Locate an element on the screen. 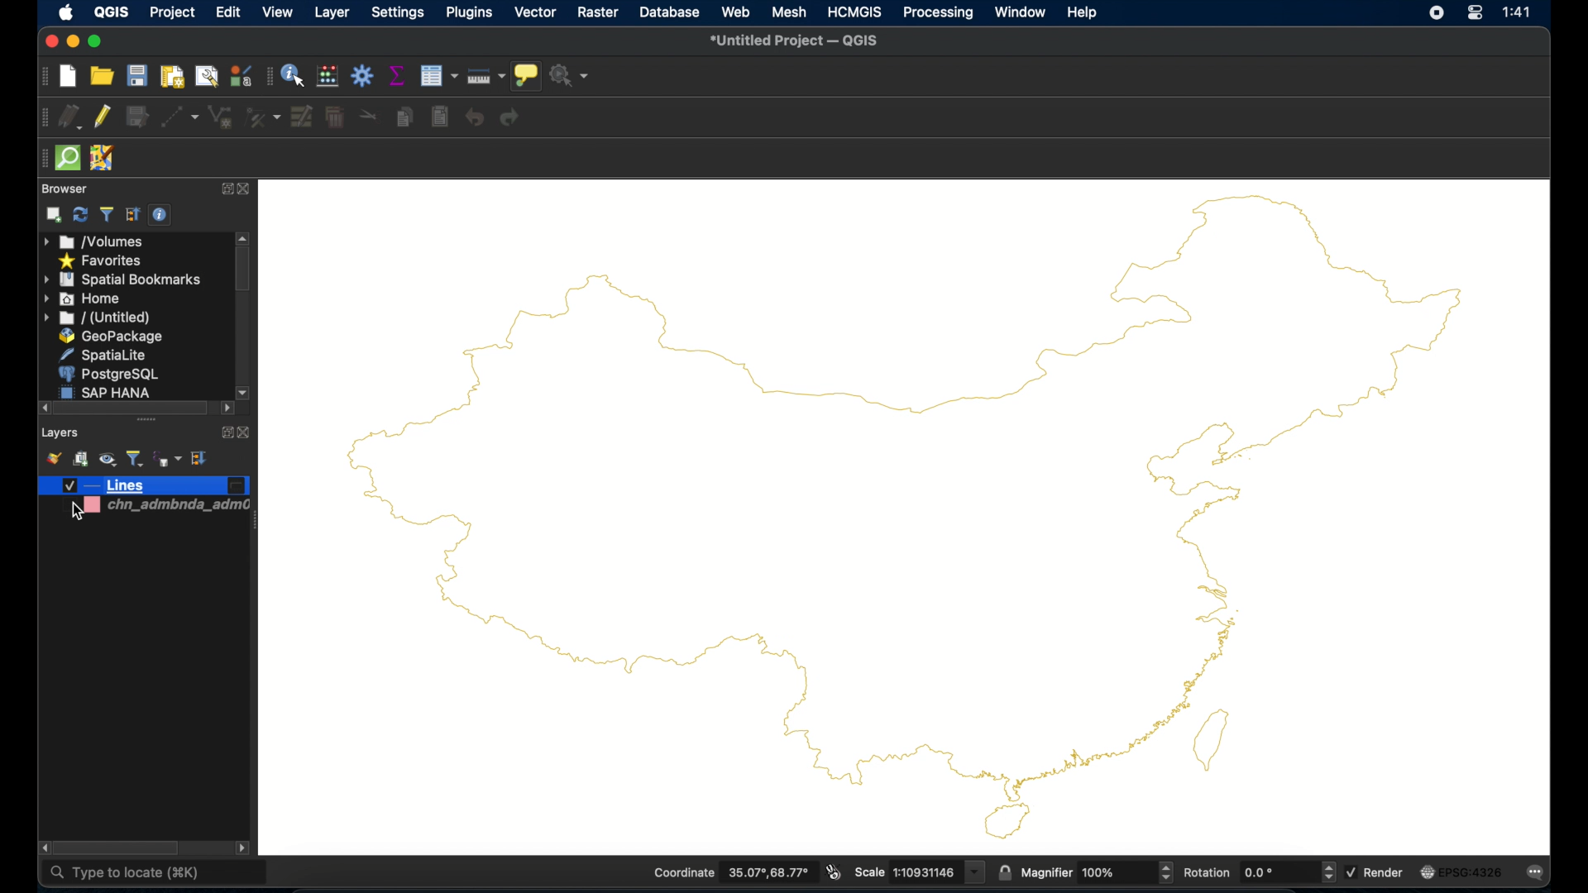 This screenshot has width=1588, height=893. untitled menu is located at coordinates (97, 318).